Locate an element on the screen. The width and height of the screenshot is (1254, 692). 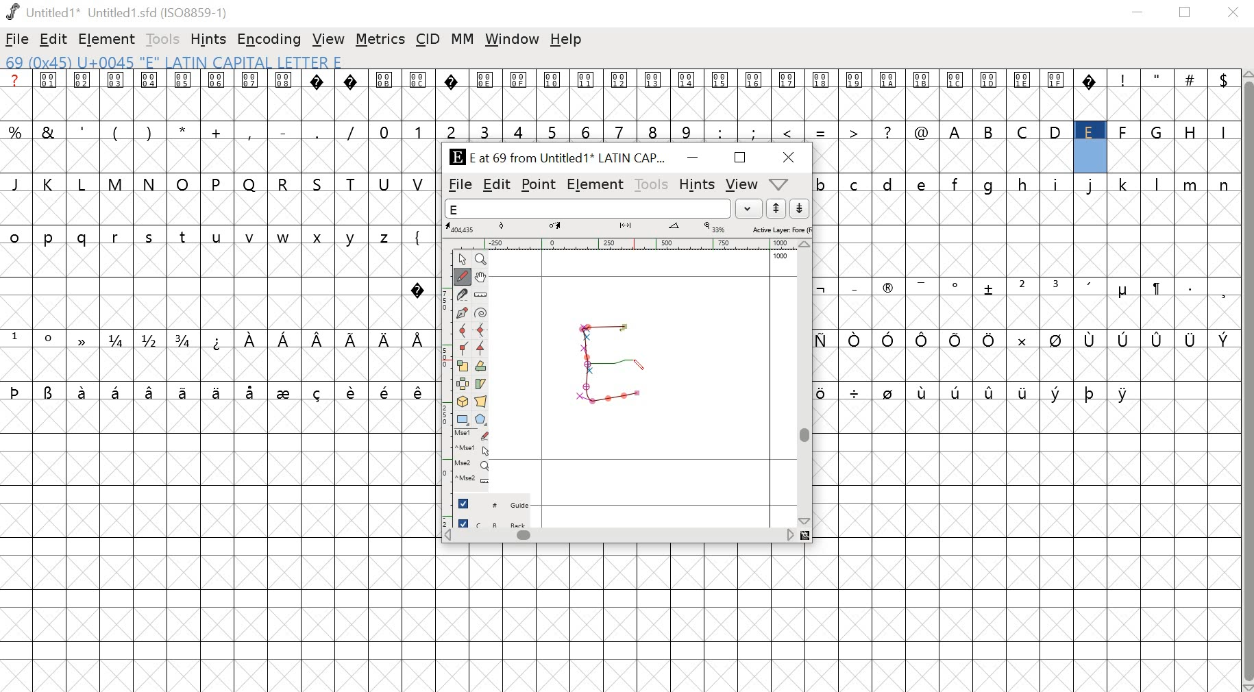
file is located at coordinates (17, 40).